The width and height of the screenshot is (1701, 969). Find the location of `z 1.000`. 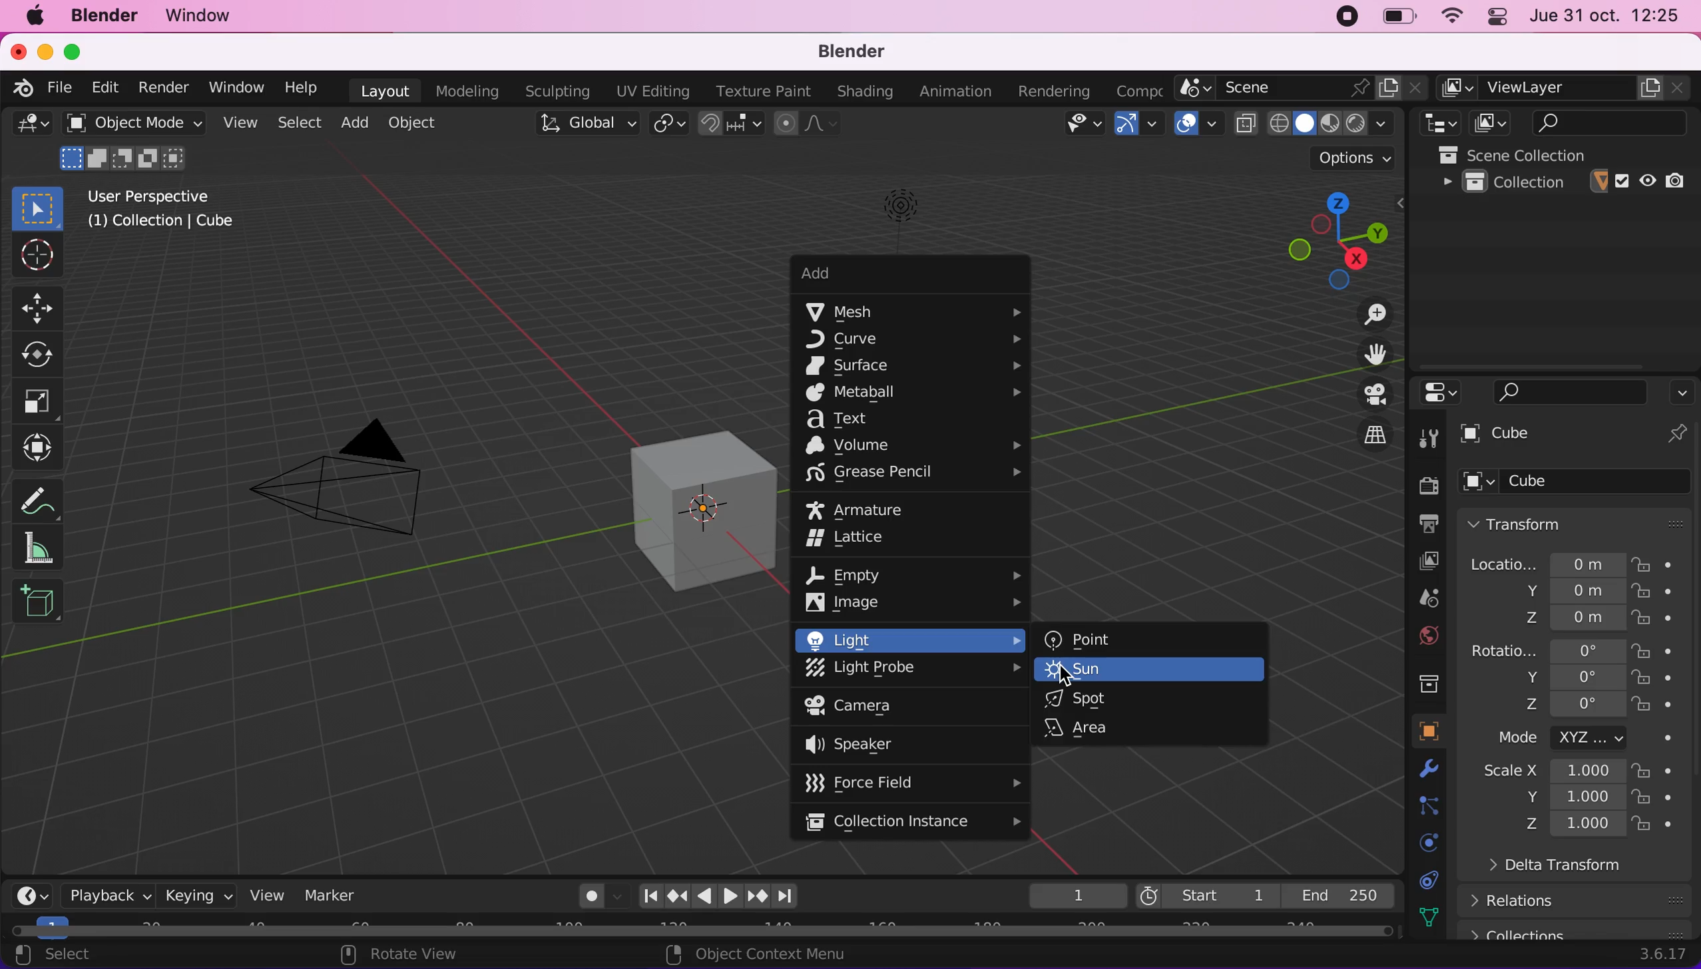

z 1.000 is located at coordinates (1575, 825).